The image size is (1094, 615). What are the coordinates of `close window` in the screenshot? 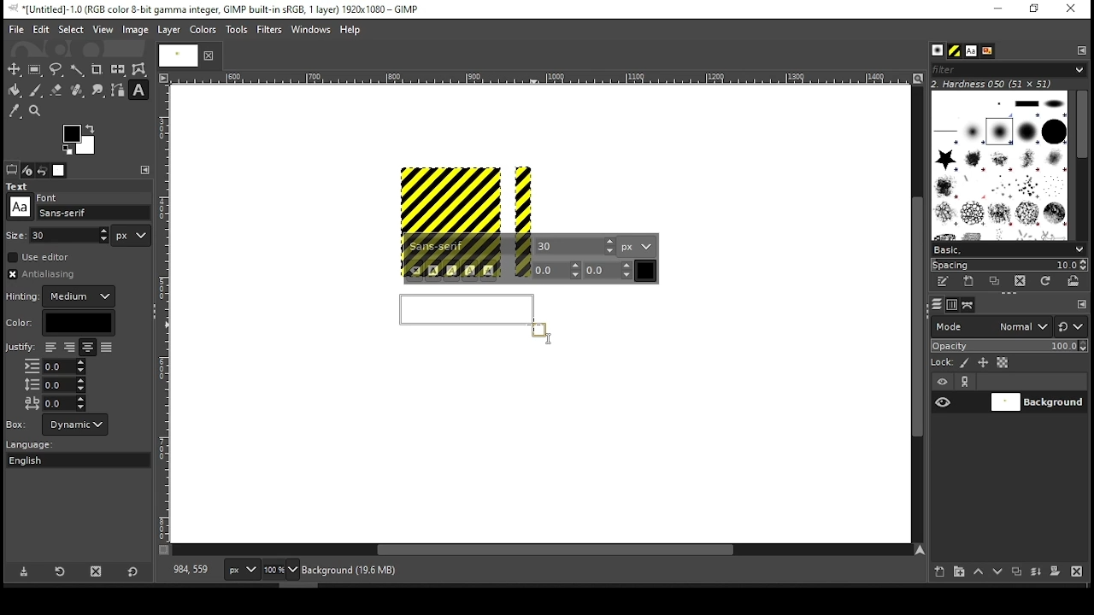 It's located at (1070, 9).